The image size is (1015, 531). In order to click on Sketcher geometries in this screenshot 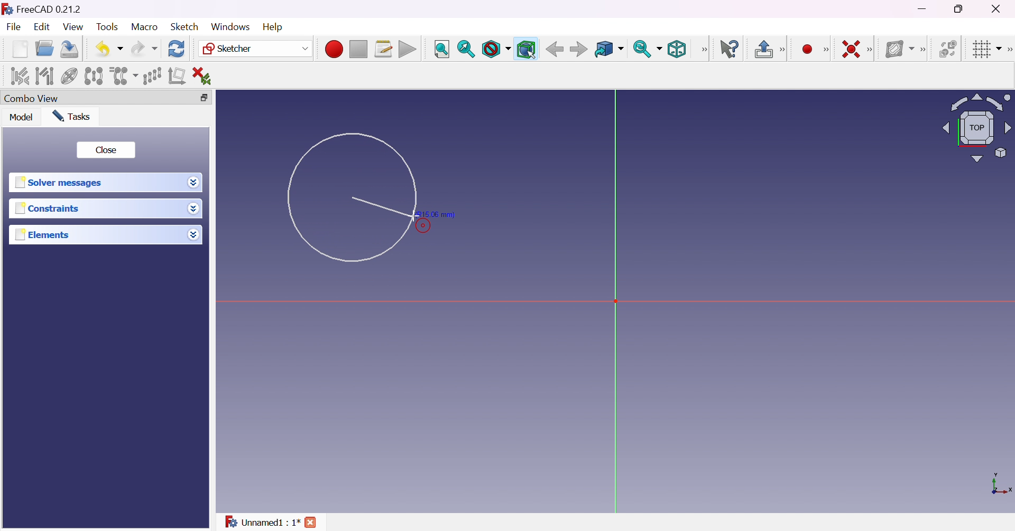, I will do `click(826, 50)`.